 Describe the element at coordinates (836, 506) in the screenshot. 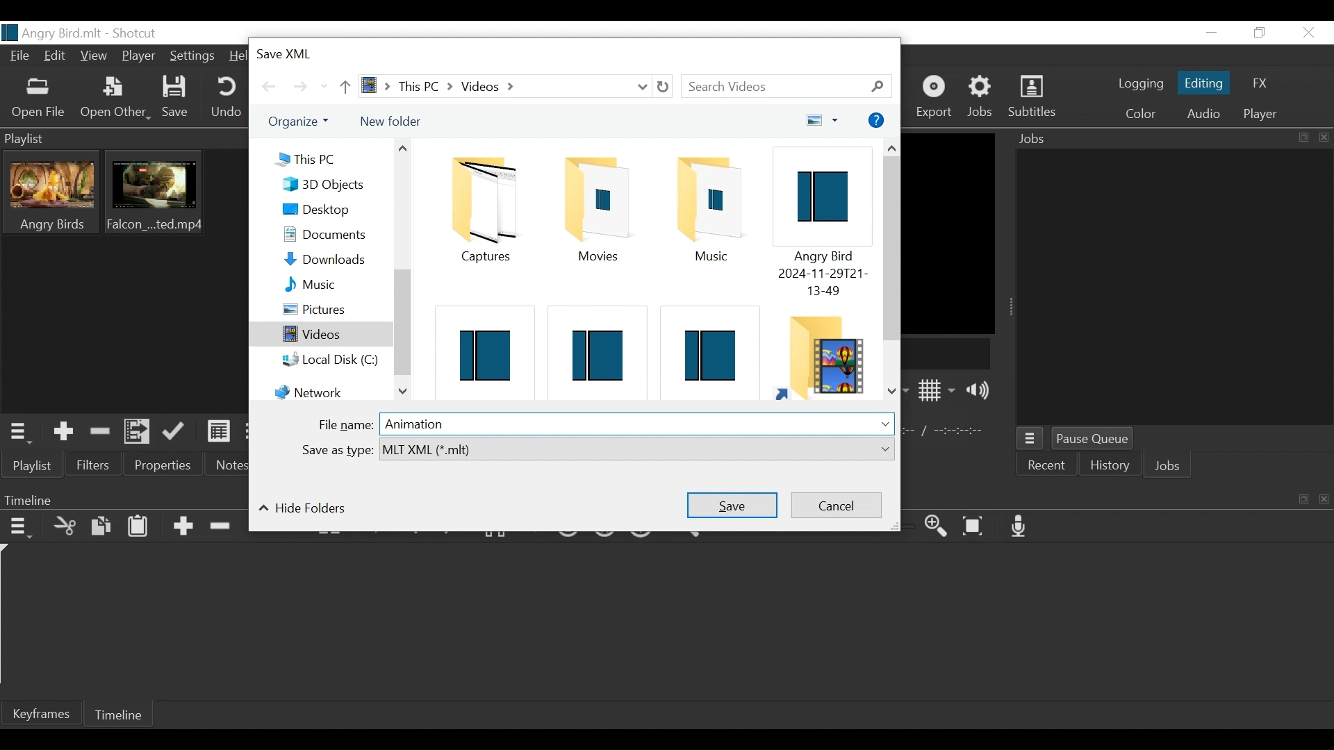

I see `Cancel` at that location.